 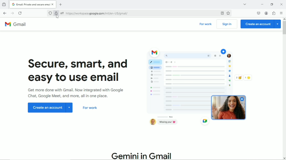 What do you see at coordinates (90, 109) in the screenshot?
I see `For work` at bounding box center [90, 109].